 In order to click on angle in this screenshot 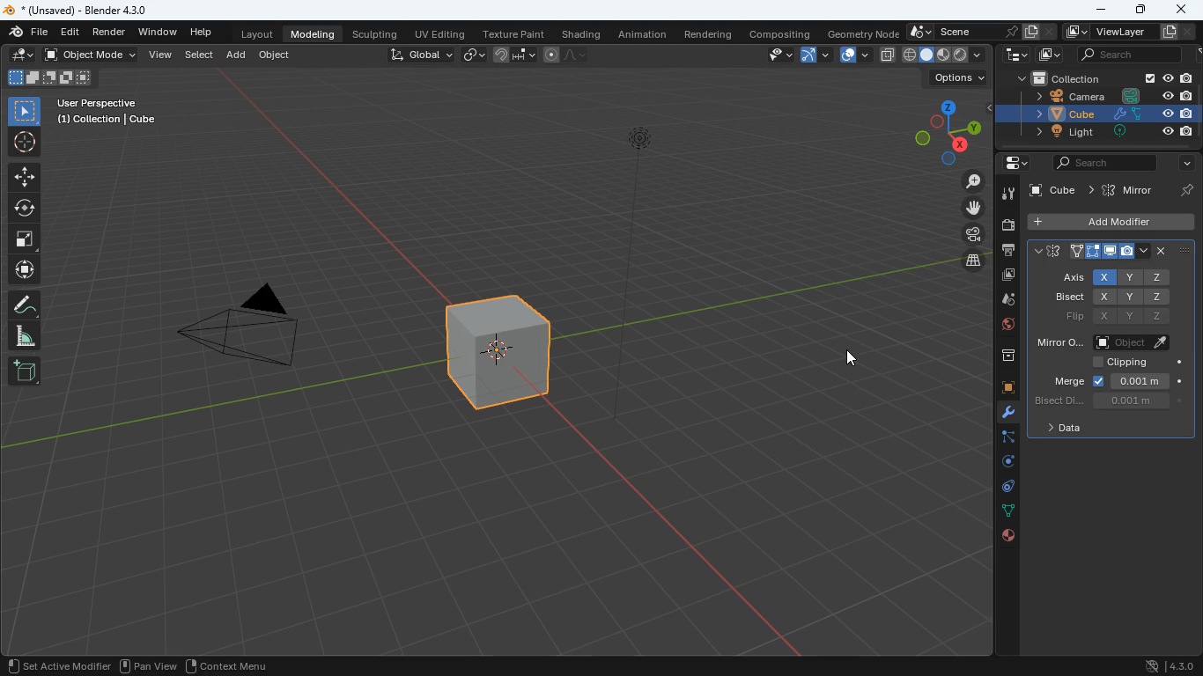, I will do `click(20, 335)`.